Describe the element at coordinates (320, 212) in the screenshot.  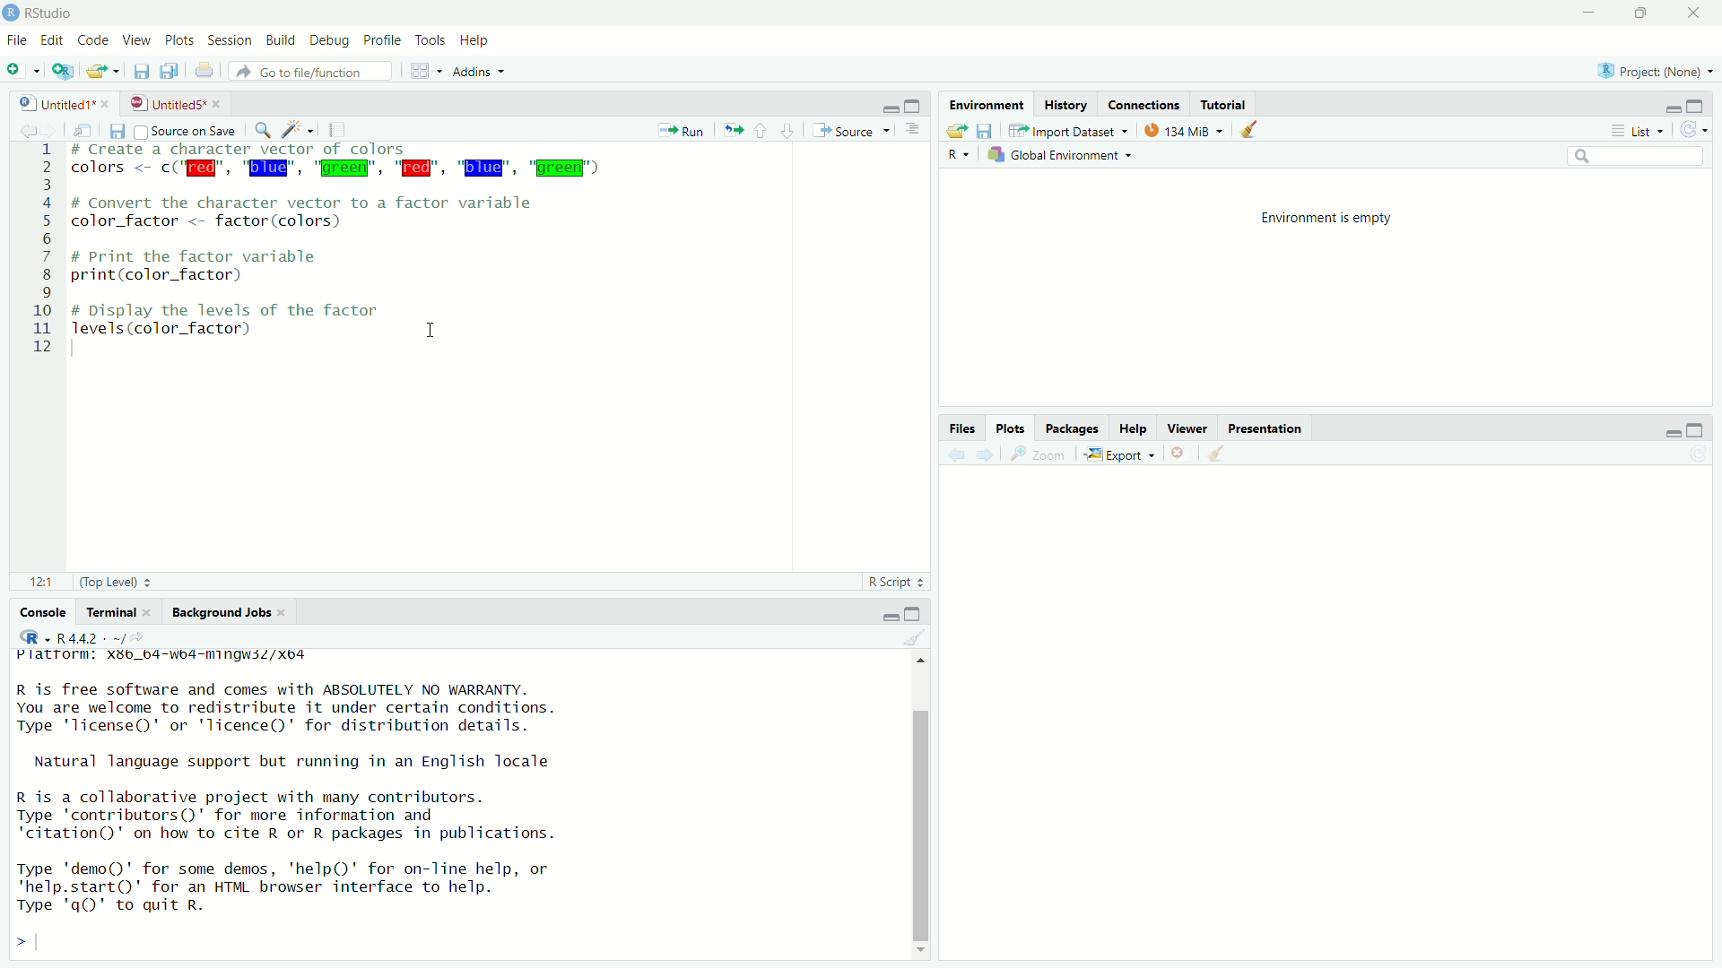
I see `# Convert the character vector to a factor variable
color_factor <- factor (colors)` at that location.